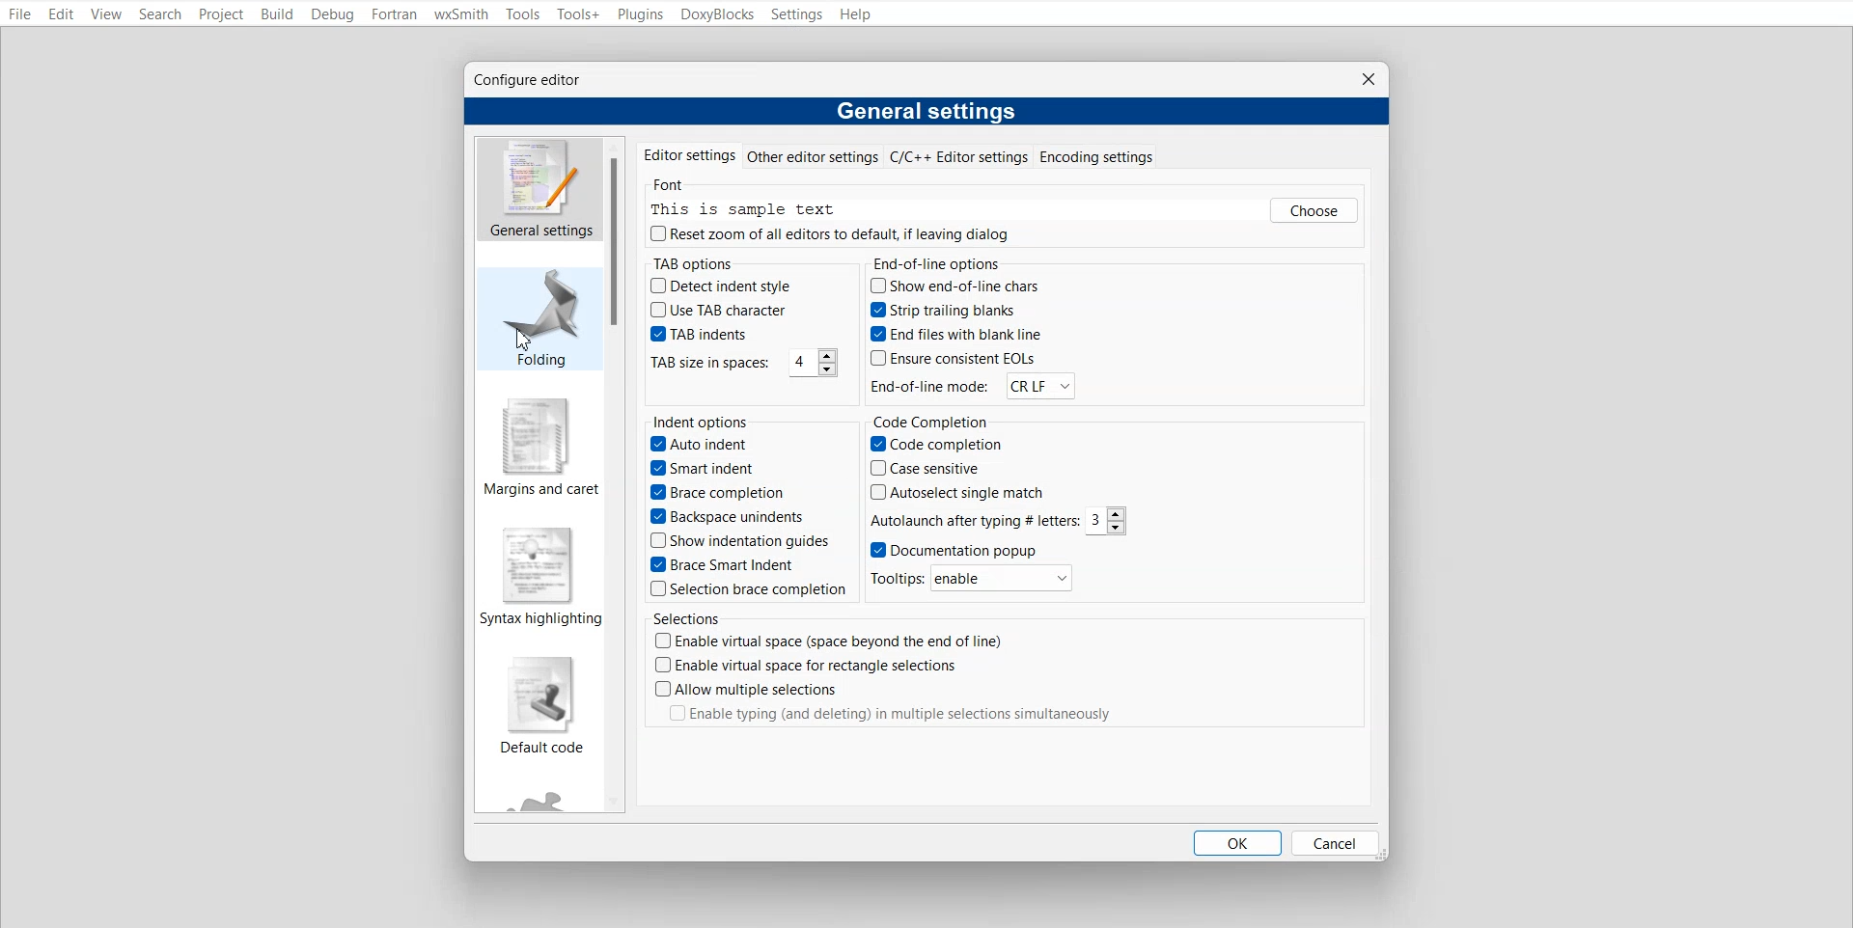  What do you see at coordinates (275, 14) in the screenshot?
I see `Build` at bounding box center [275, 14].